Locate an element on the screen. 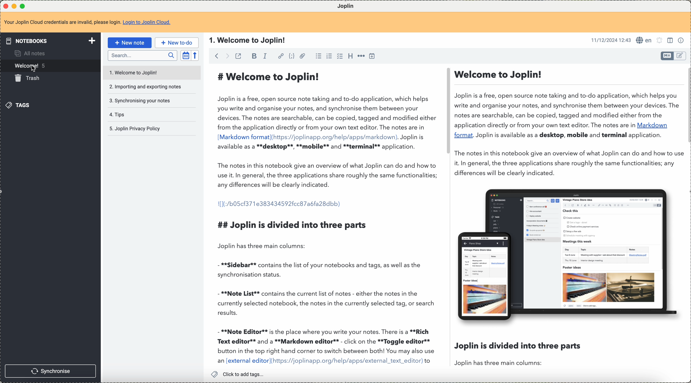  minimize Joplin is located at coordinates (14, 7).